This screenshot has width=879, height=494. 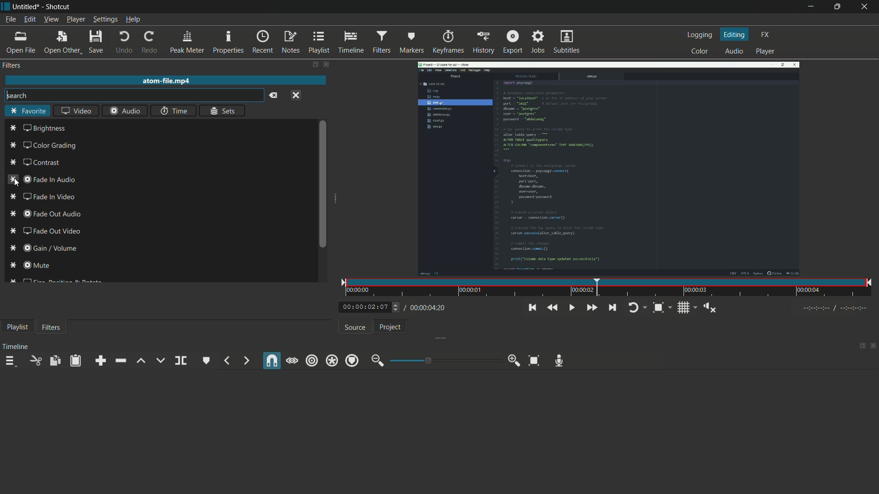 I want to click on file name, so click(x=167, y=81).